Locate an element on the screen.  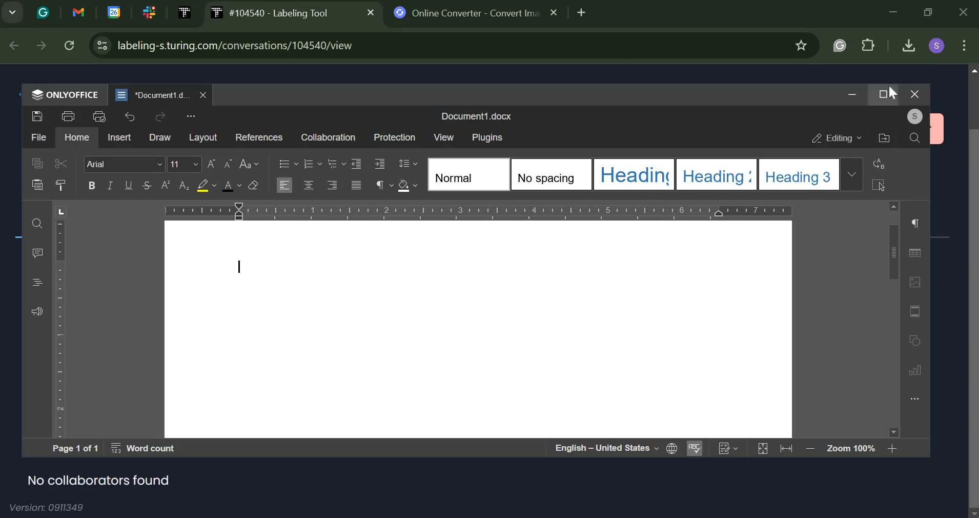
save is located at coordinates (38, 116).